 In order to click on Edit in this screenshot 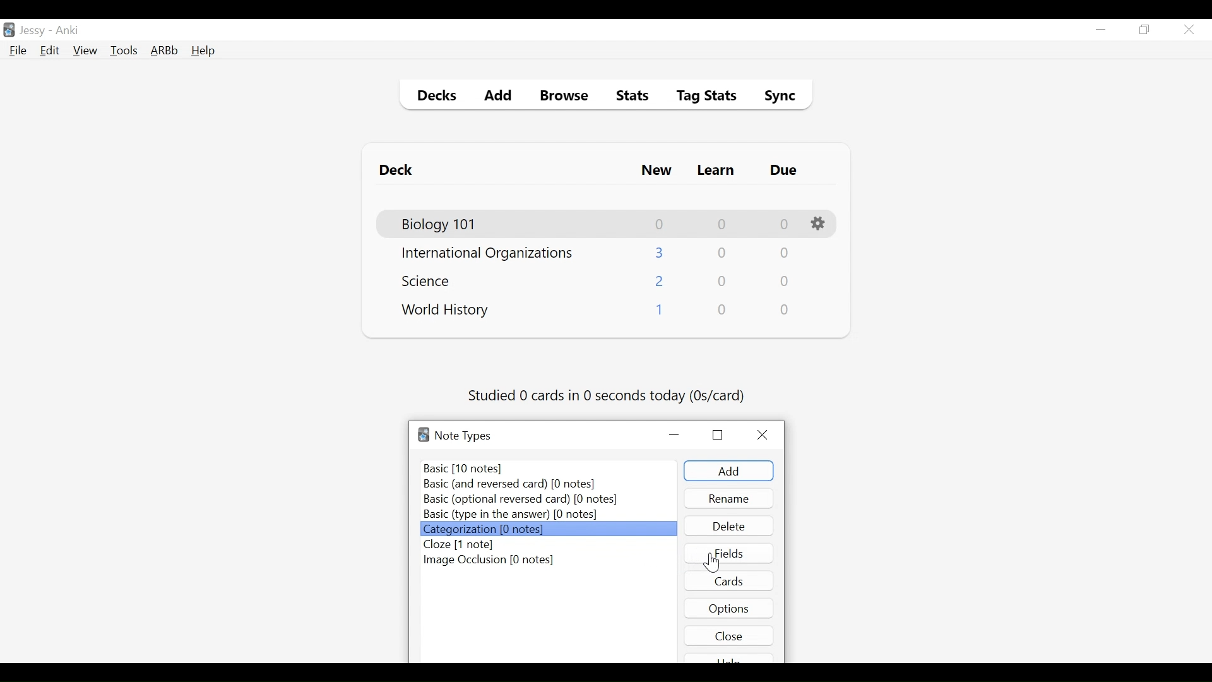, I will do `click(49, 52)`.